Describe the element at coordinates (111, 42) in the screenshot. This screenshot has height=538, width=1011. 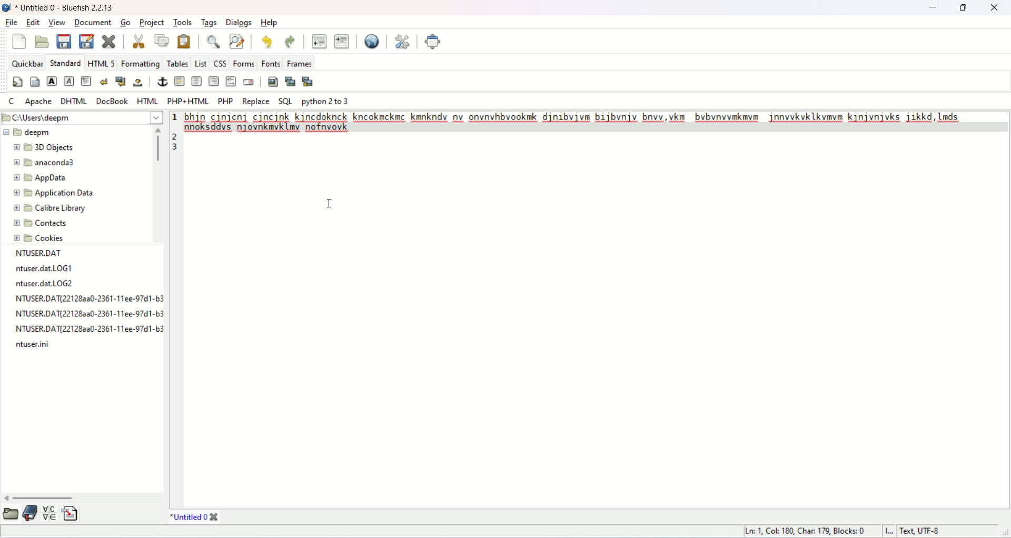
I see `close current file` at that location.